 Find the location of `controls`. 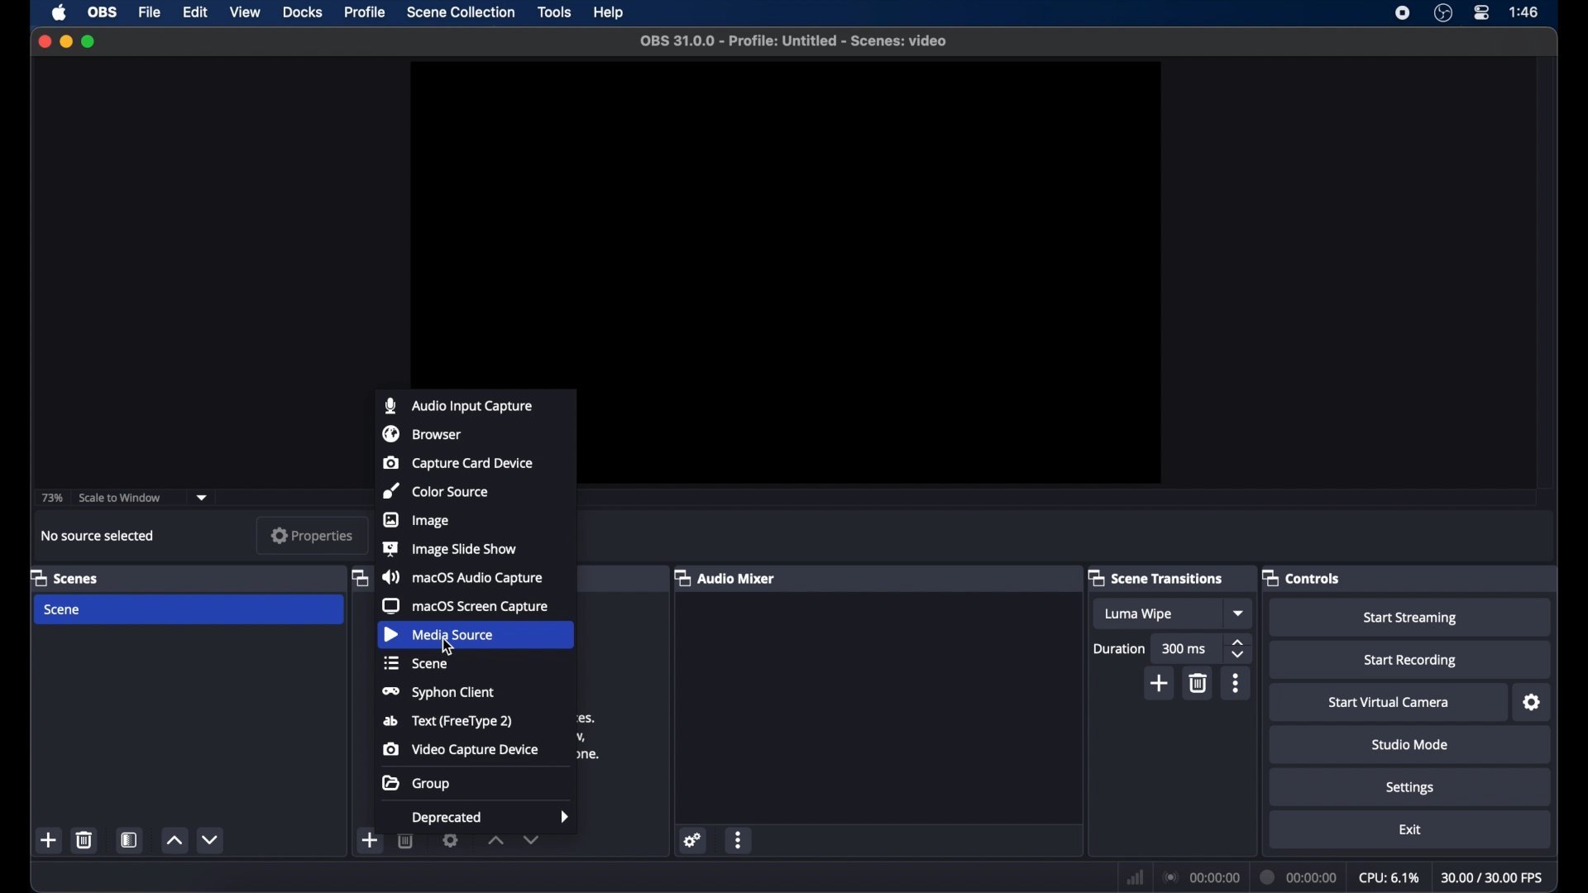

controls is located at coordinates (1300, 579).